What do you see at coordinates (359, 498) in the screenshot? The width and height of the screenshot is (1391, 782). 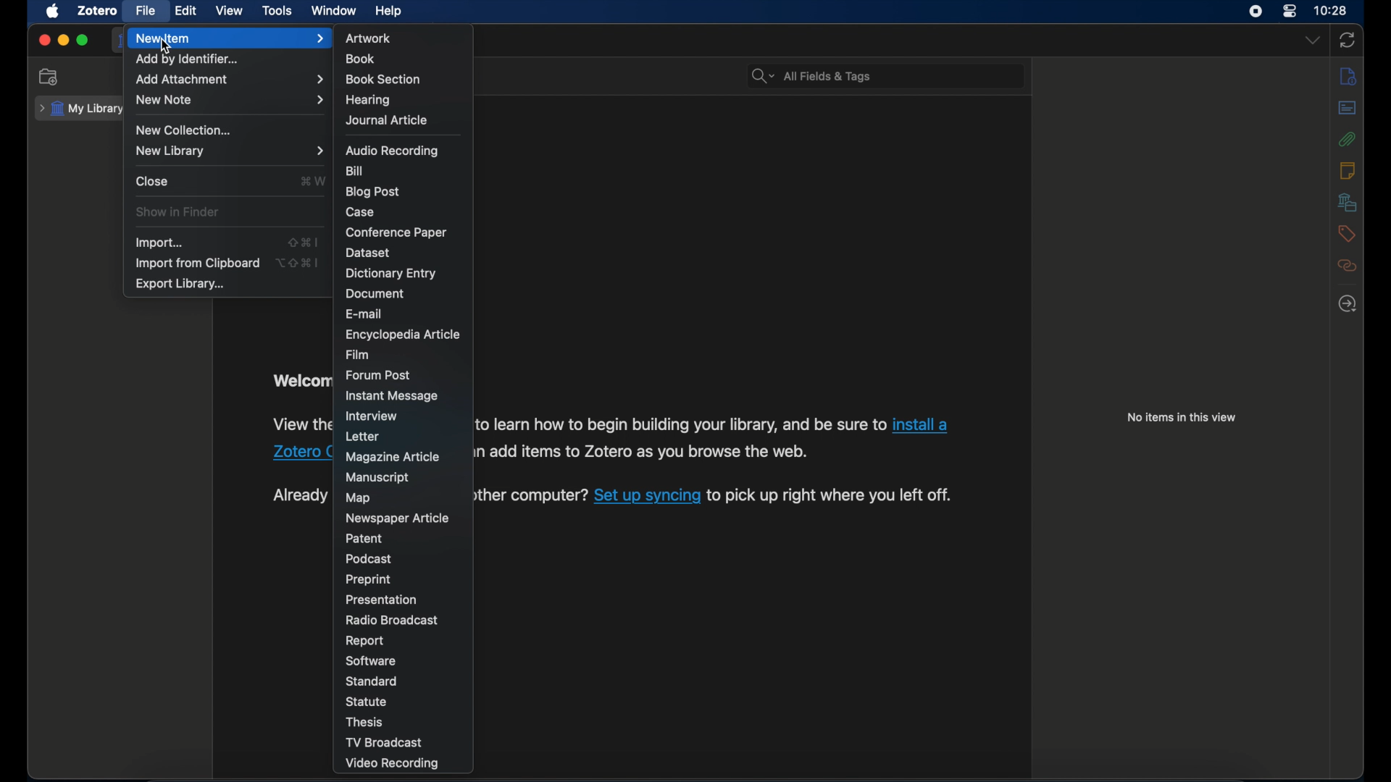 I see `map` at bounding box center [359, 498].